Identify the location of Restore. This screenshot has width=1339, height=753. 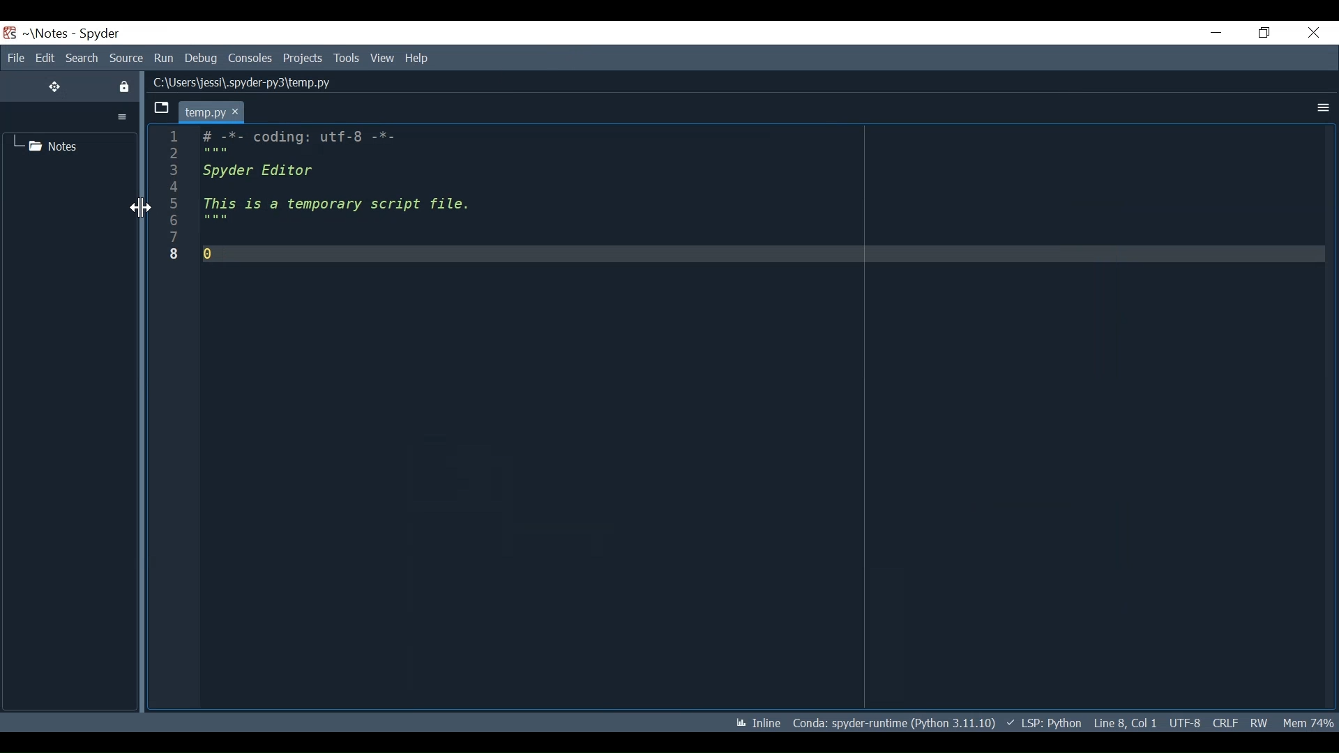
(1266, 33).